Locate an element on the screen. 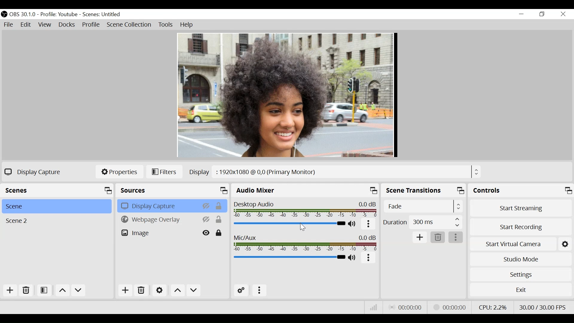 The width and height of the screenshot is (574, 323). more options is located at coordinates (455, 237).